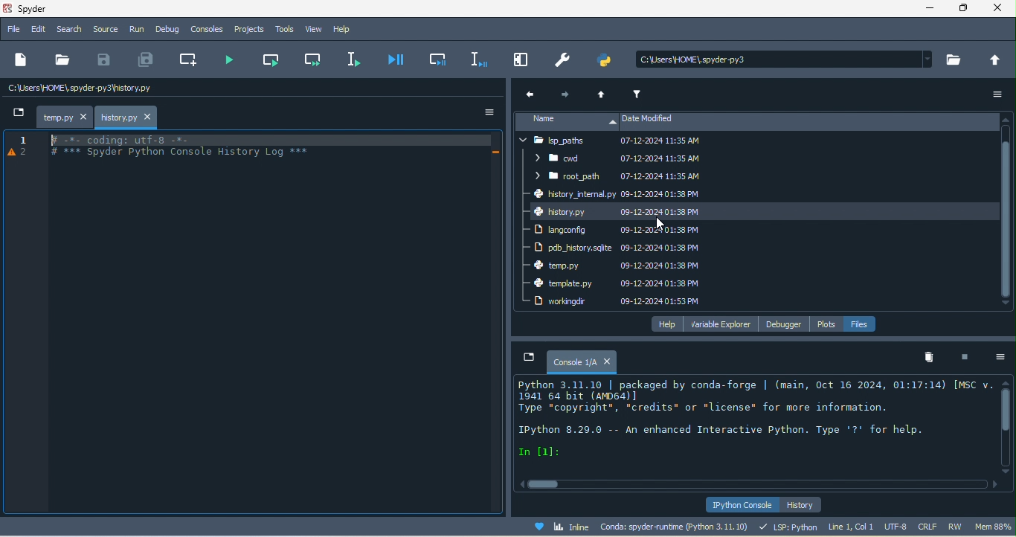  I want to click on temp.py, so click(50, 116).